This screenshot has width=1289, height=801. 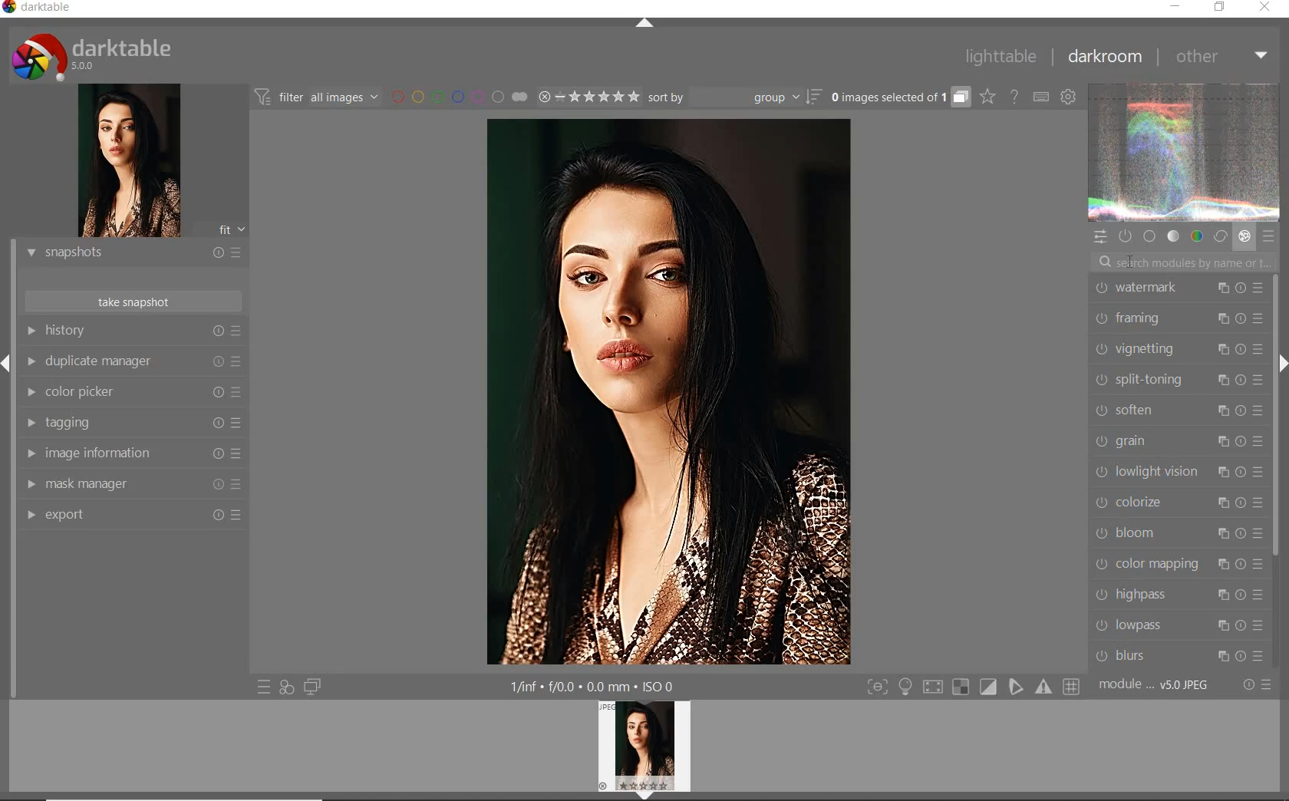 I want to click on SCROLLBAR, so click(x=1280, y=428).